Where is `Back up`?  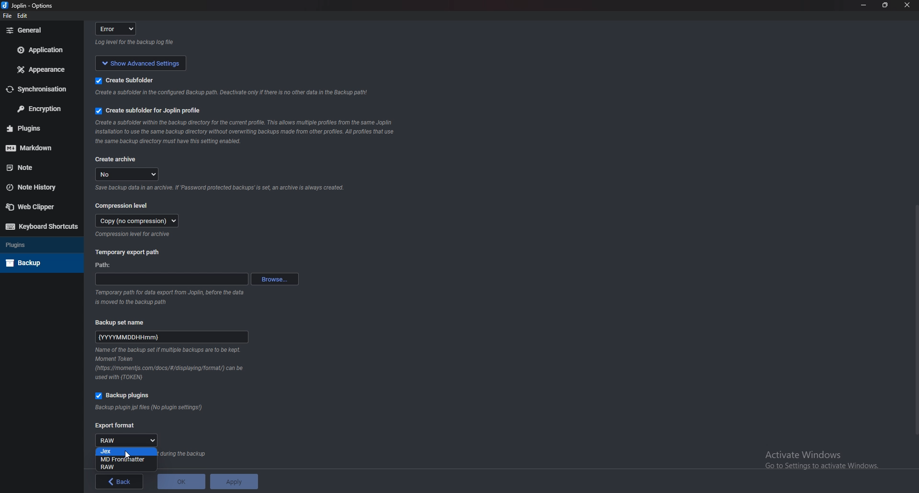 Back up is located at coordinates (39, 263).